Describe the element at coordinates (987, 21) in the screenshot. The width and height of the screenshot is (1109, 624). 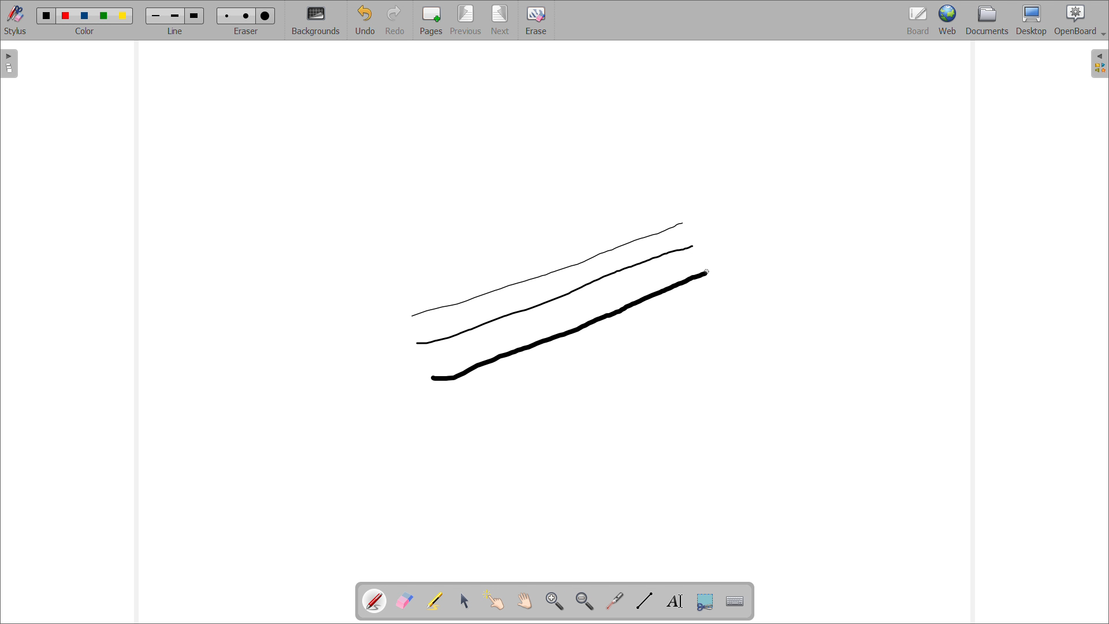
I see `documents` at that location.